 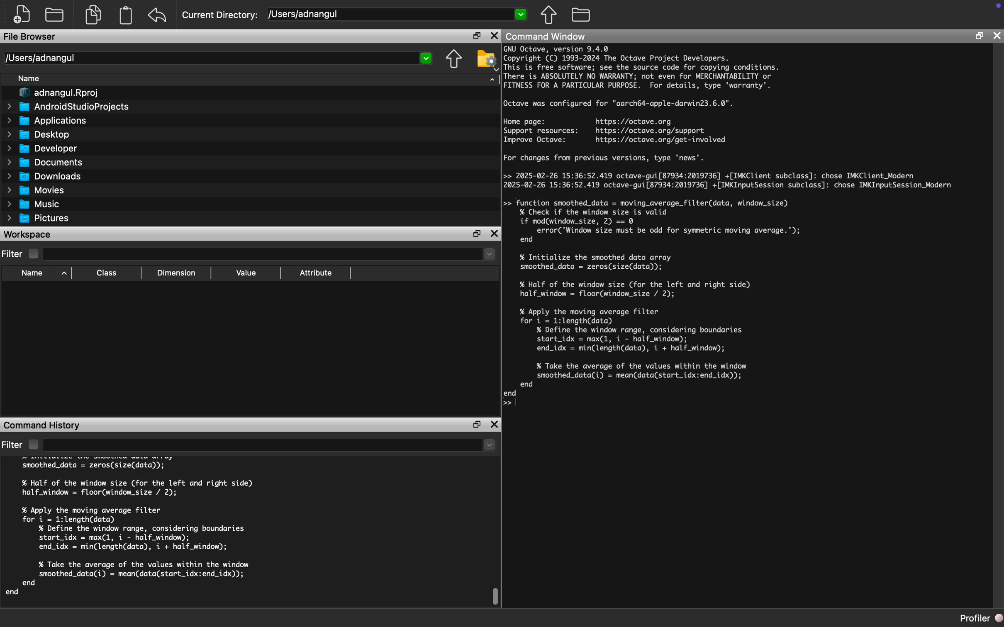 I want to click on Dropdown, so click(x=269, y=445).